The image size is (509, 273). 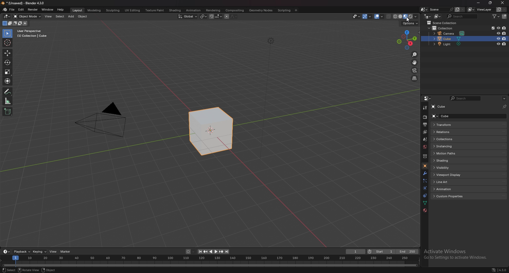 What do you see at coordinates (425, 188) in the screenshot?
I see `physics` at bounding box center [425, 188].